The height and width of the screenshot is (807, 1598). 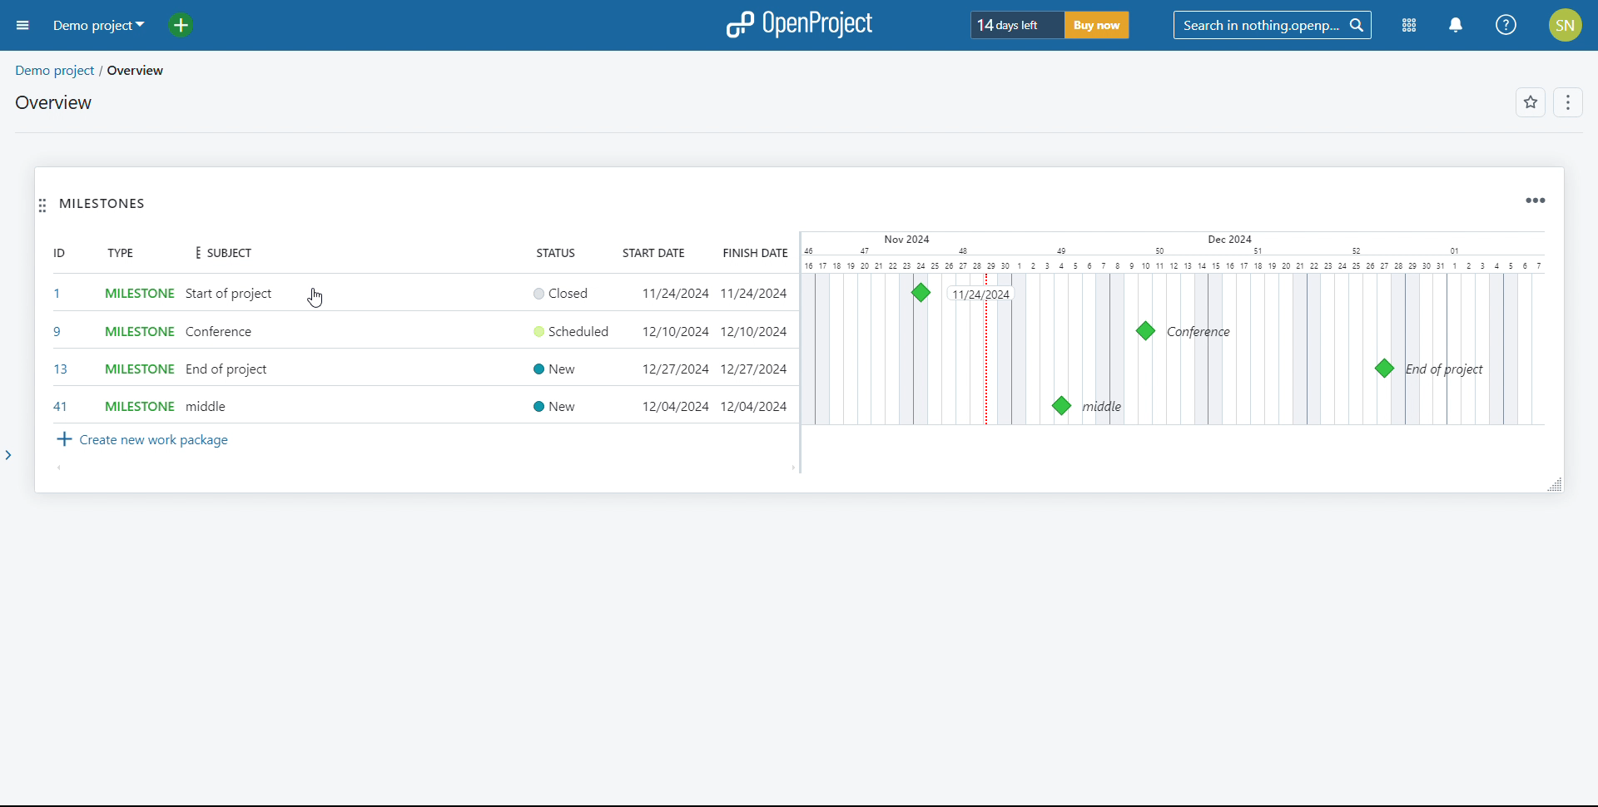 I want to click on RE], so click(x=53, y=371).